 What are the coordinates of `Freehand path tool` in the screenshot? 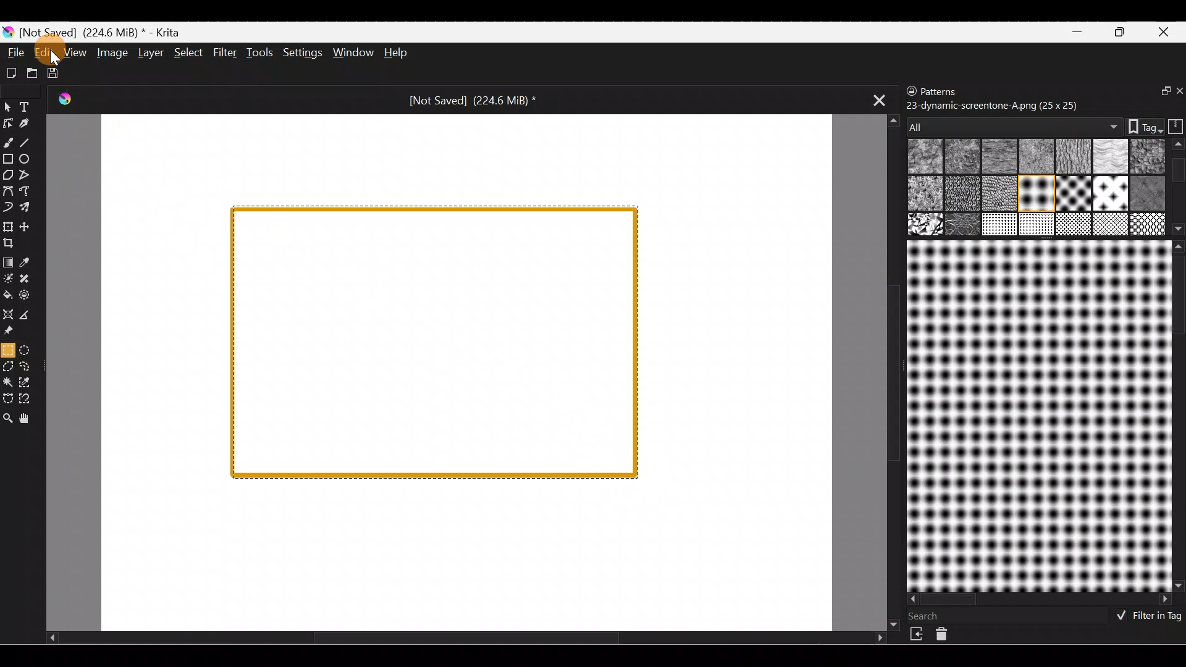 It's located at (27, 191).